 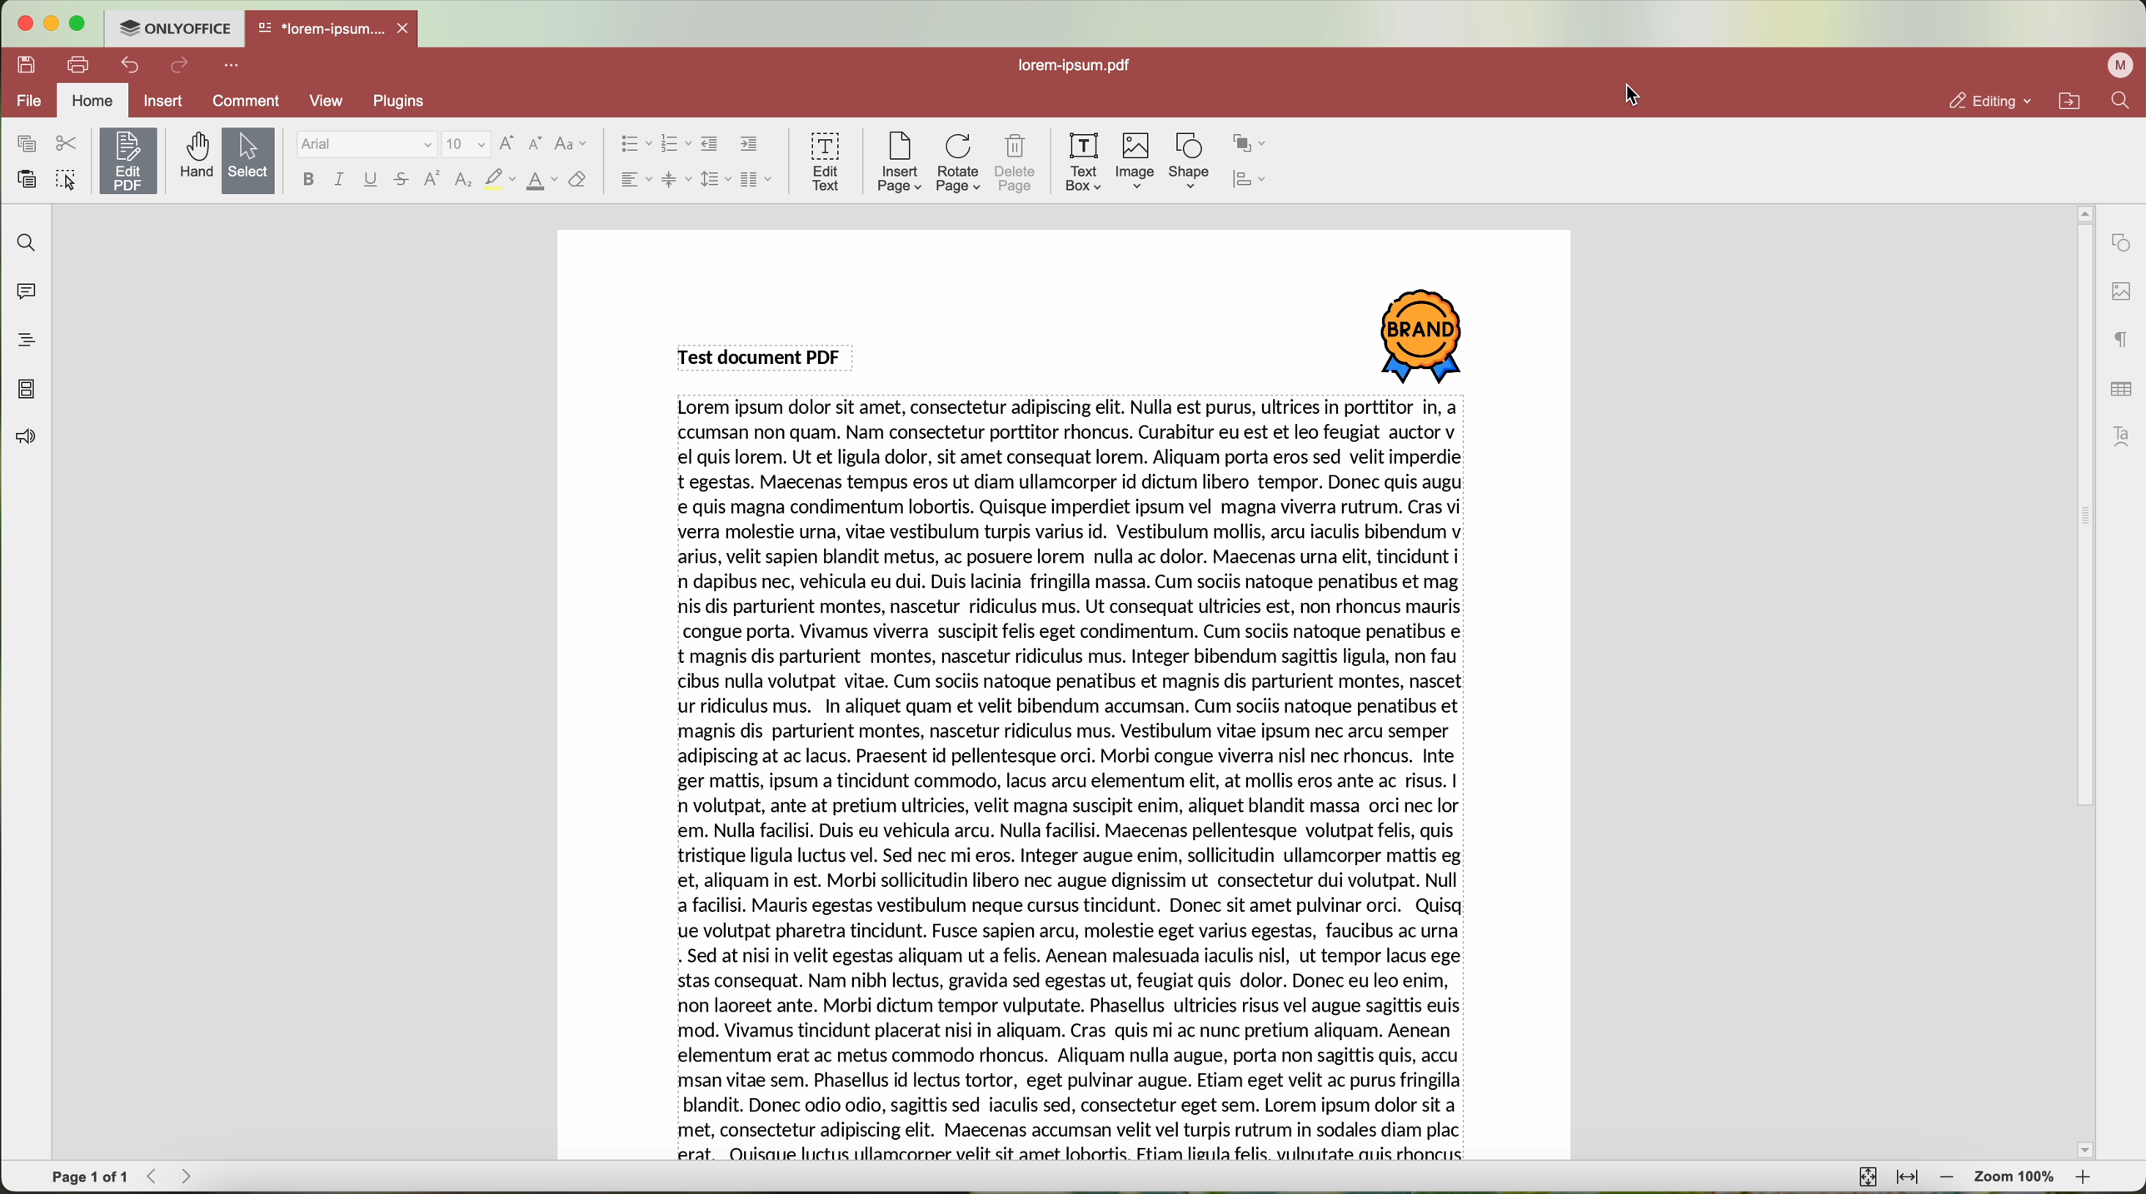 I want to click on paste, so click(x=27, y=180).